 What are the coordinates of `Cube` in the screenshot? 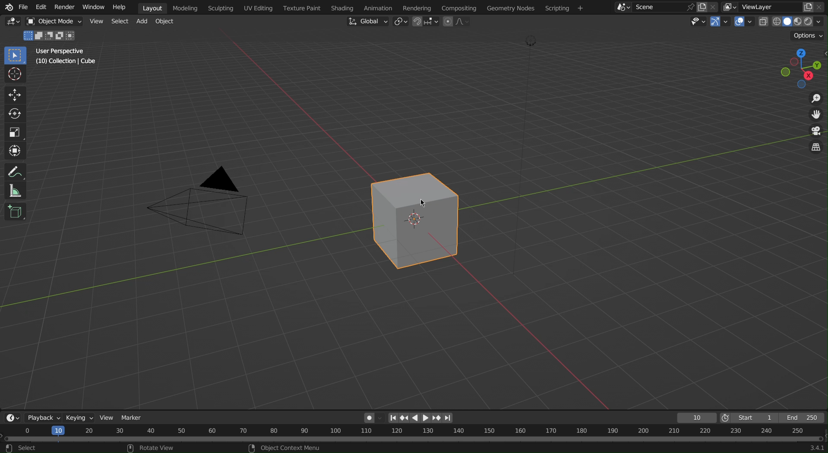 It's located at (15, 213).